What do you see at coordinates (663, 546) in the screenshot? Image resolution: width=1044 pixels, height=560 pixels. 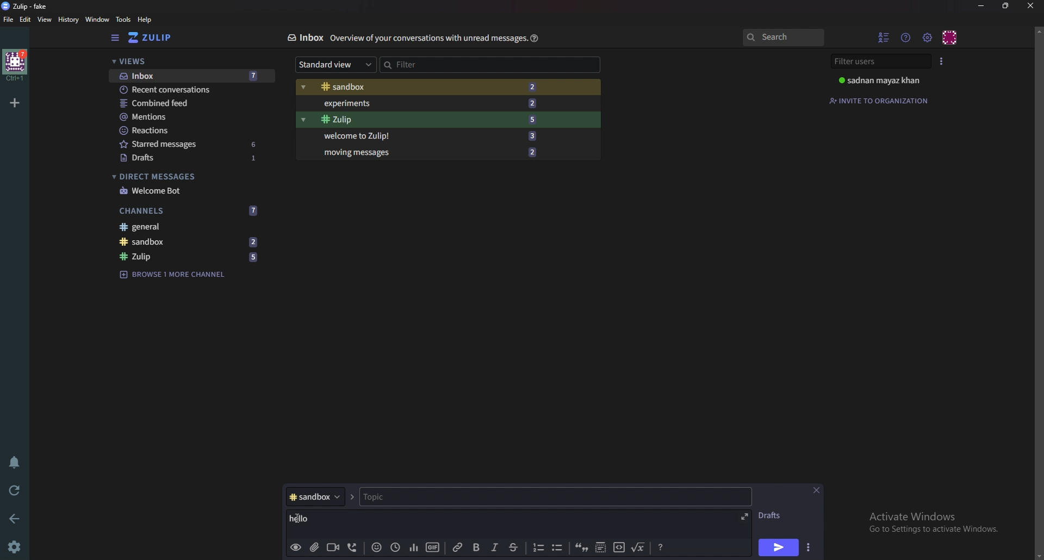 I see `message Formatting` at bounding box center [663, 546].